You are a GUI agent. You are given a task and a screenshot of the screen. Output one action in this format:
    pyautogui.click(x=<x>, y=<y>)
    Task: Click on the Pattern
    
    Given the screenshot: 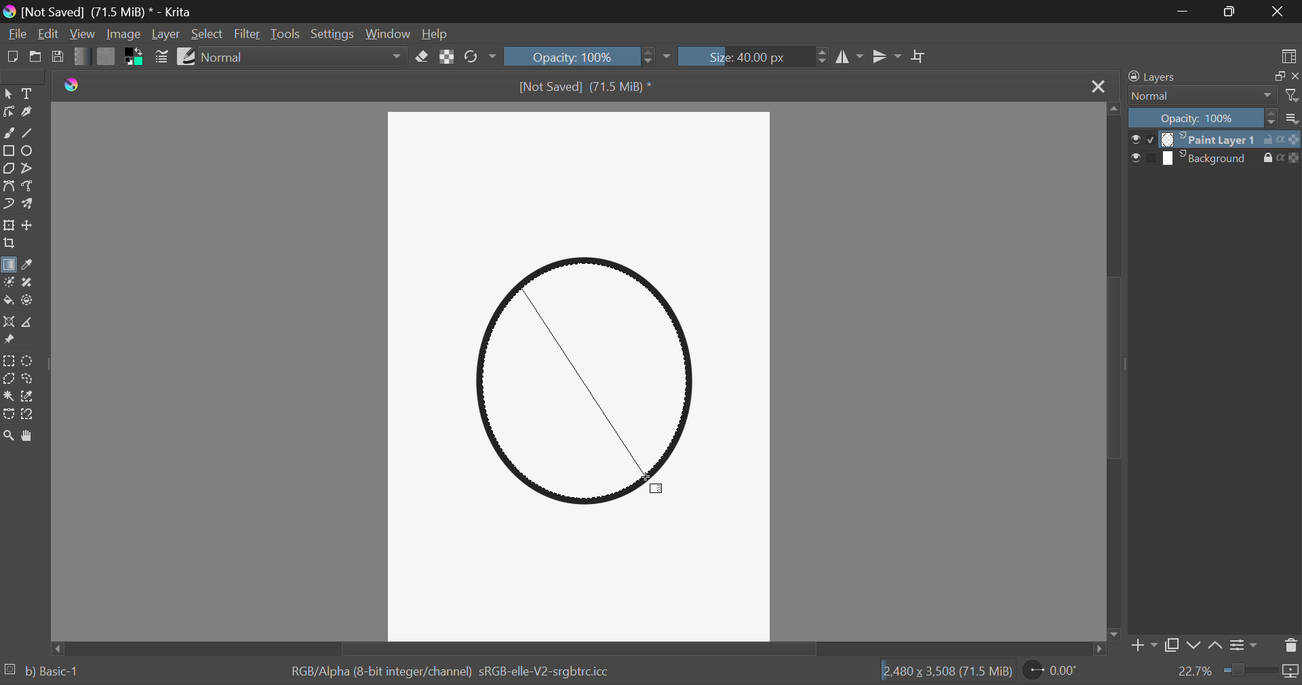 What is the action you would take?
    pyautogui.click(x=106, y=57)
    